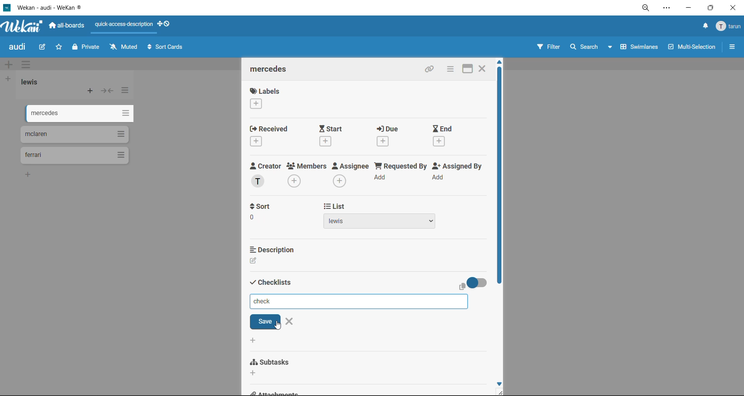 The width and height of the screenshot is (744, 396). I want to click on list, so click(336, 207).